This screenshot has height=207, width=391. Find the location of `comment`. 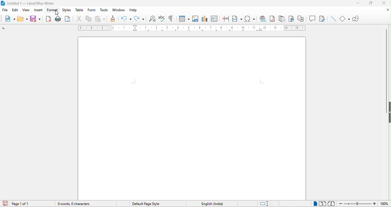

comment is located at coordinates (313, 18).